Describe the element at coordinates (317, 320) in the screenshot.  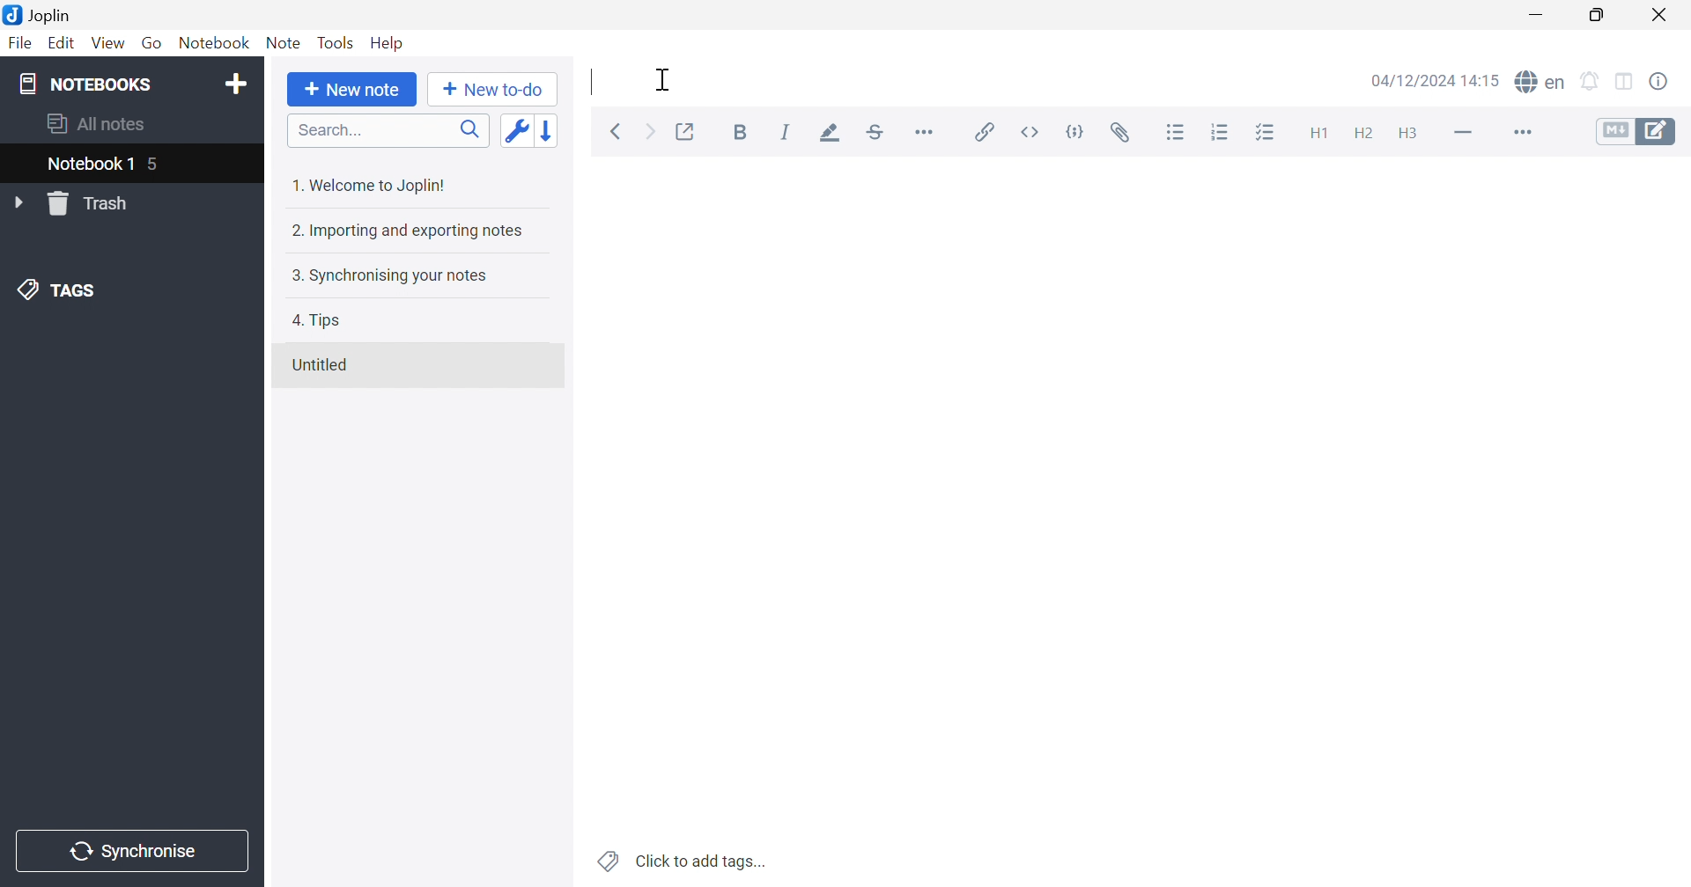
I see `4. Tips` at that location.